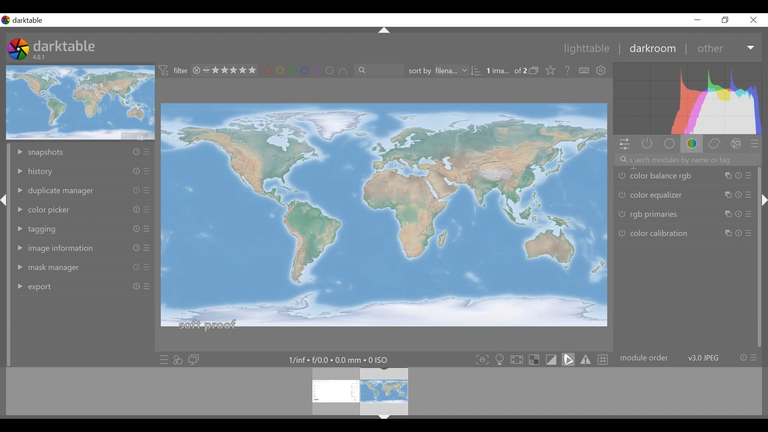  Describe the element at coordinates (738, 145) in the screenshot. I see `effect ` at that location.